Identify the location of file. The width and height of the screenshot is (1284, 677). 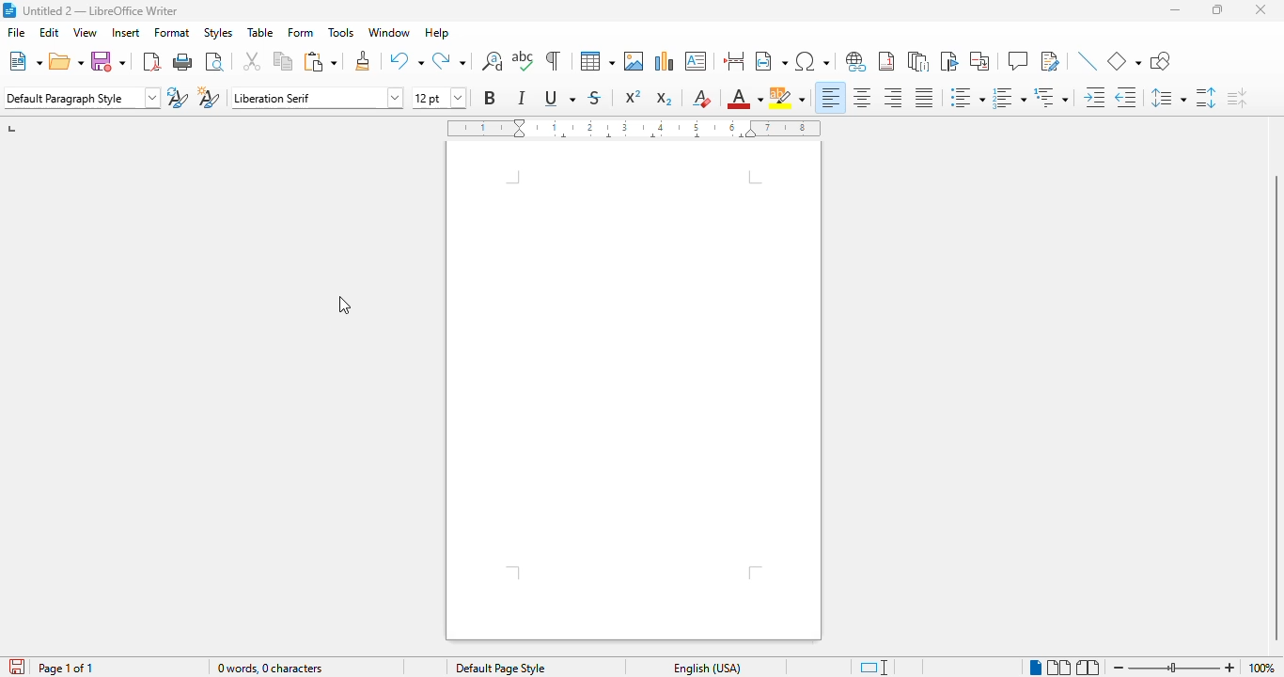
(17, 32).